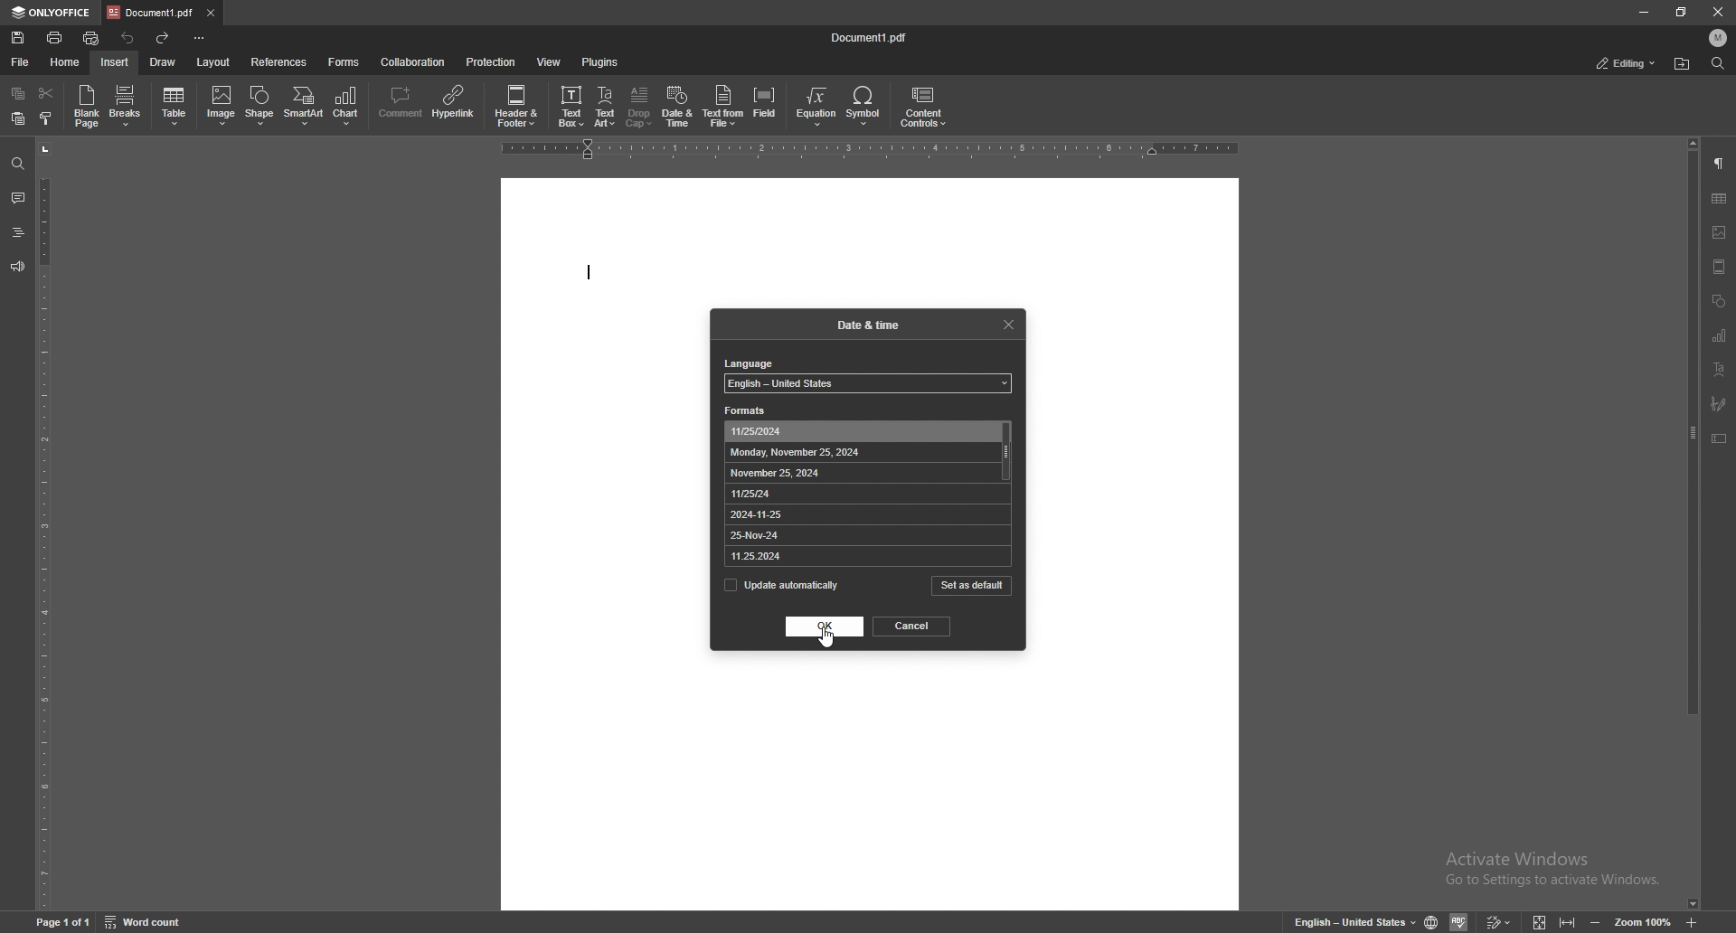  What do you see at coordinates (549, 61) in the screenshot?
I see `view` at bounding box center [549, 61].